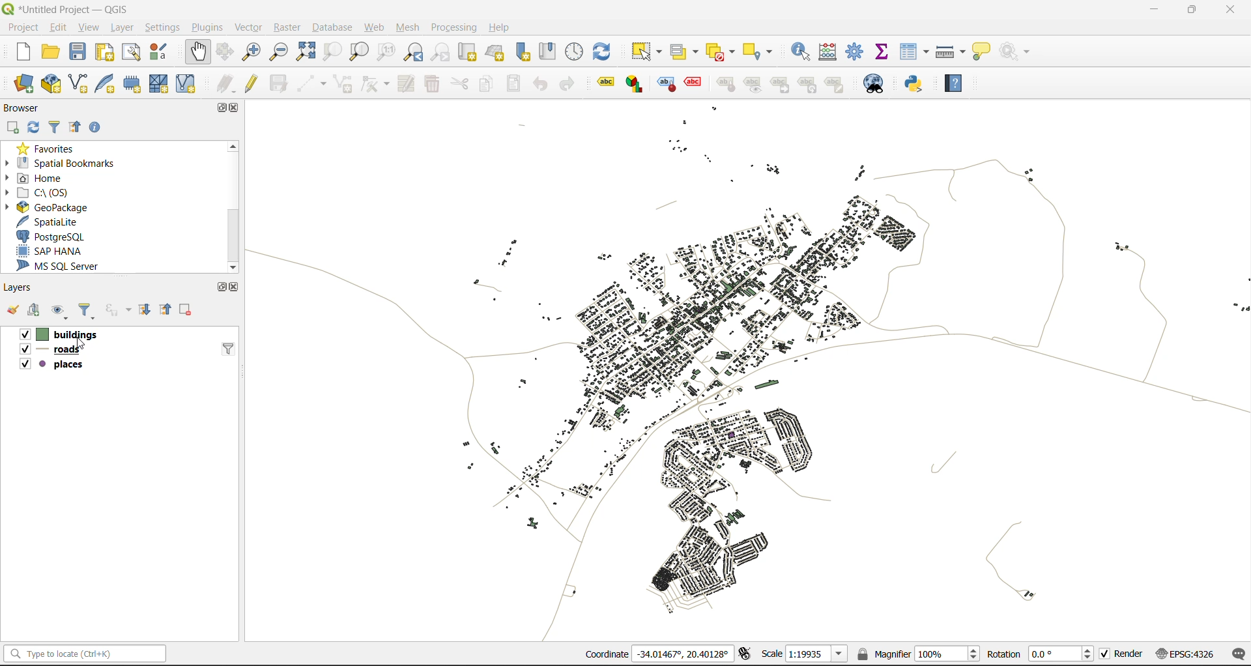 This screenshot has width=1251, height=666. What do you see at coordinates (1019, 51) in the screenshot?
I see `no action` at bounding box center [1019, 51].